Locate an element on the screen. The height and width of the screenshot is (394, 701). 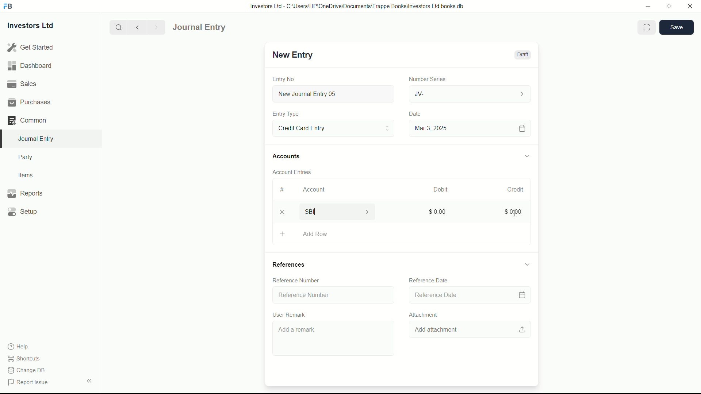
References is located at coordinates (292, 264).